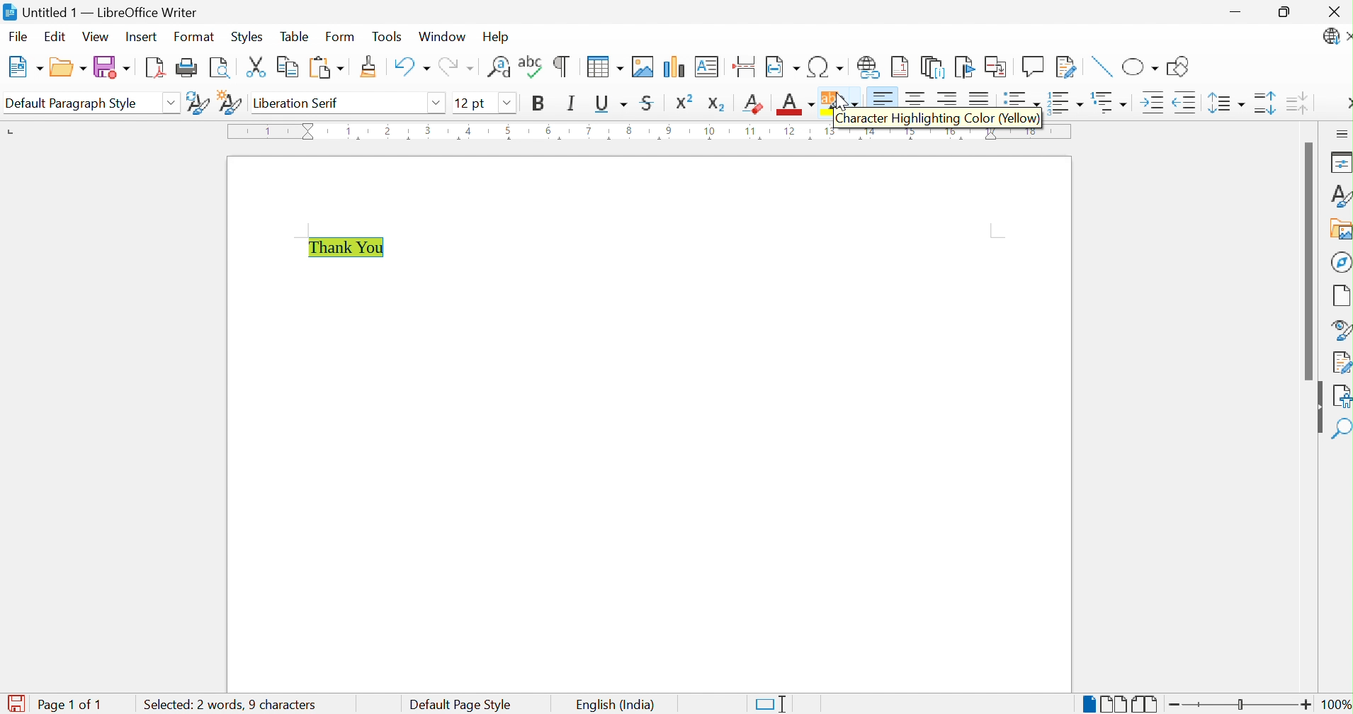 This screenshot has height=714, width=1353. What do you see at coordinates (155, 68) in the screenshot?
I see `Export as PDF` at bounding box center [155, 68].